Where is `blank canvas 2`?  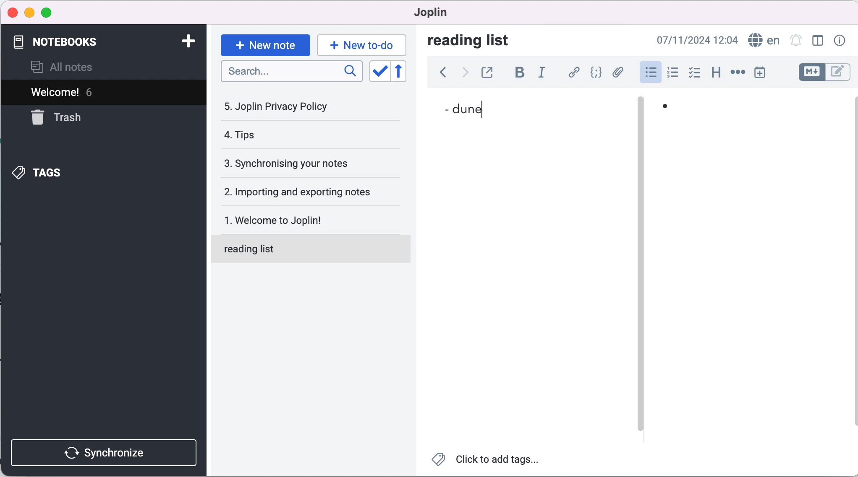 blank canvas 2 is located at coordinates (751, 283).